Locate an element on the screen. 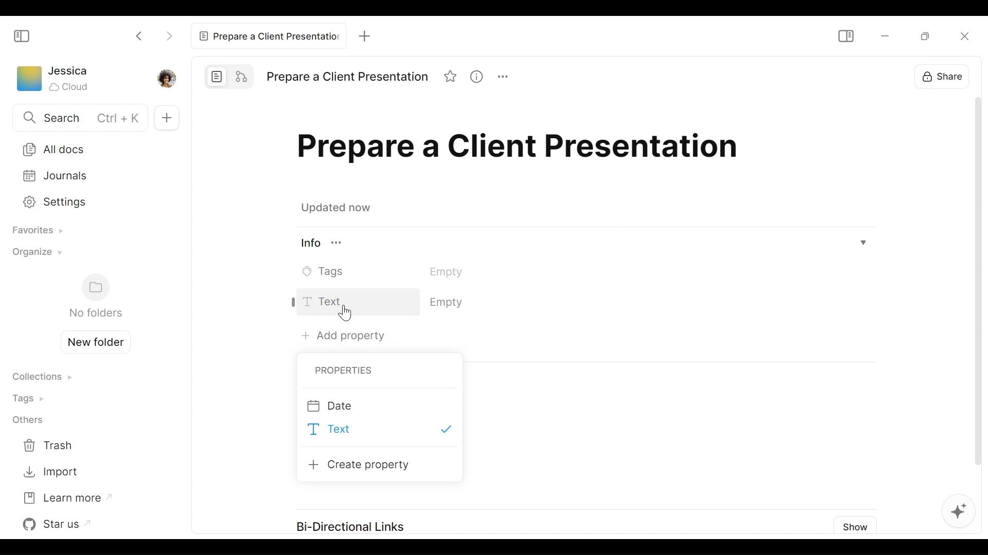  Settings is located at coordinates (86, 200).